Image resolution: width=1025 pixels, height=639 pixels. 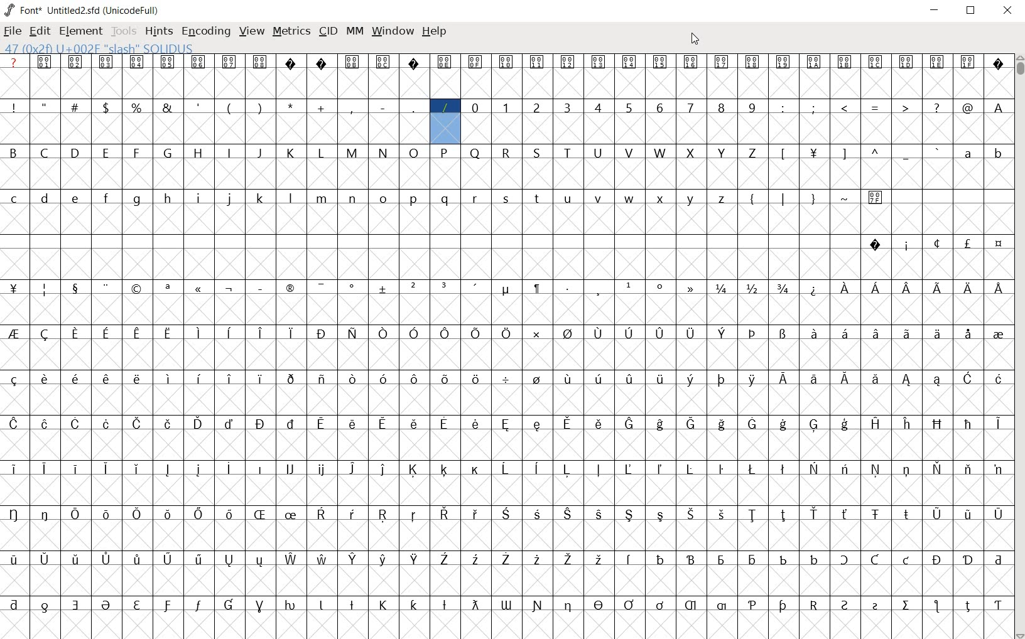 I want to click on glyph, so click(x=815, y=290).